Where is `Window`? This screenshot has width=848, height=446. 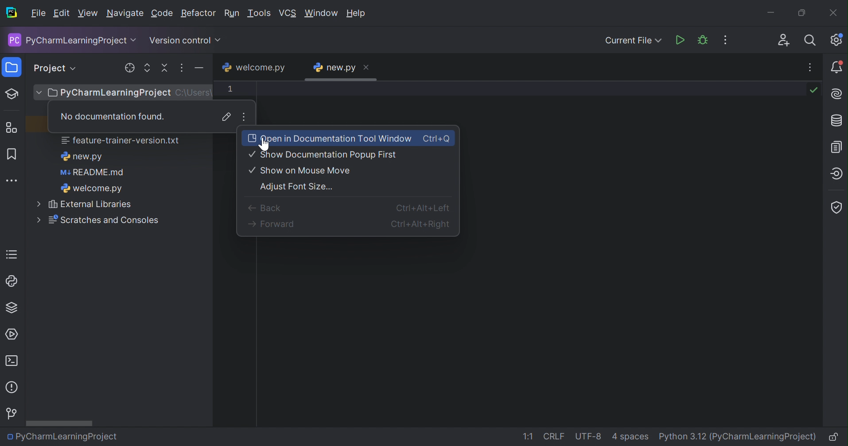 Window is located at coordinates (321, 12).